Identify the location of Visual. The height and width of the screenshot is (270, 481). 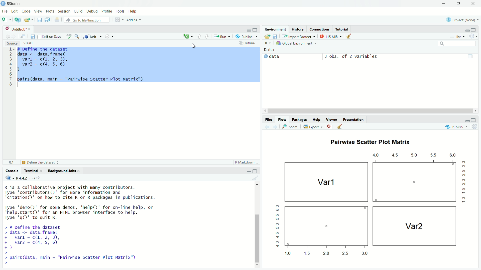
(30, 43).